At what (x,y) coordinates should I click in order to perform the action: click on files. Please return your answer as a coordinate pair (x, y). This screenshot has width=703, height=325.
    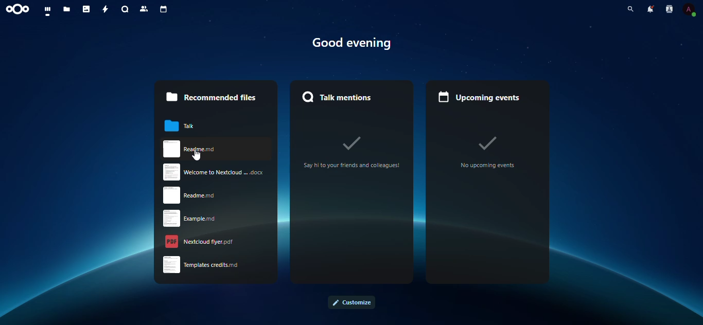
    Looking at the image, I should click on (67, 9).